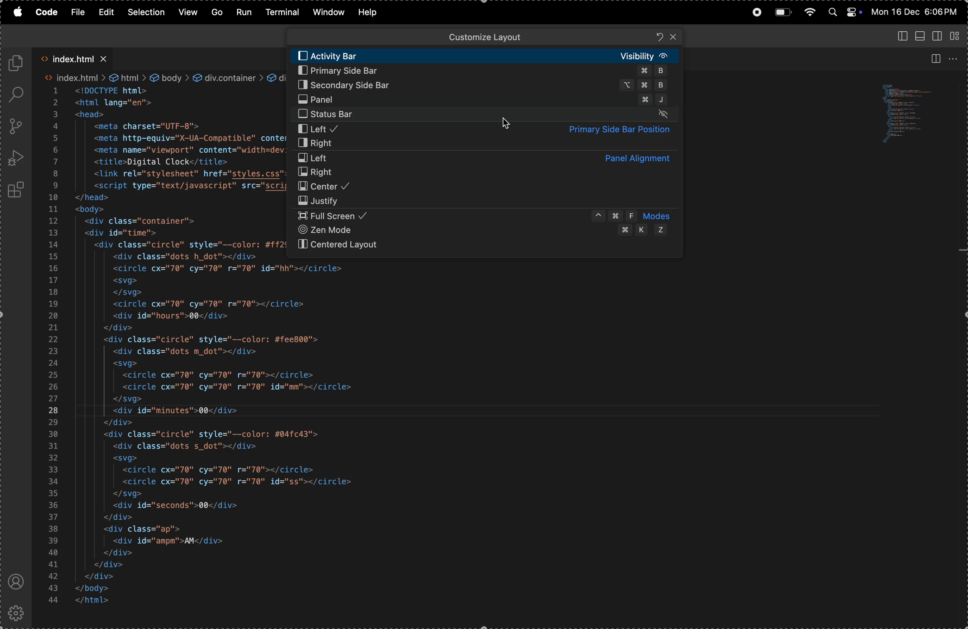 Image resolution: width=968 pixels, height=629 pixels. I want to click on profile, so click(17, 581).